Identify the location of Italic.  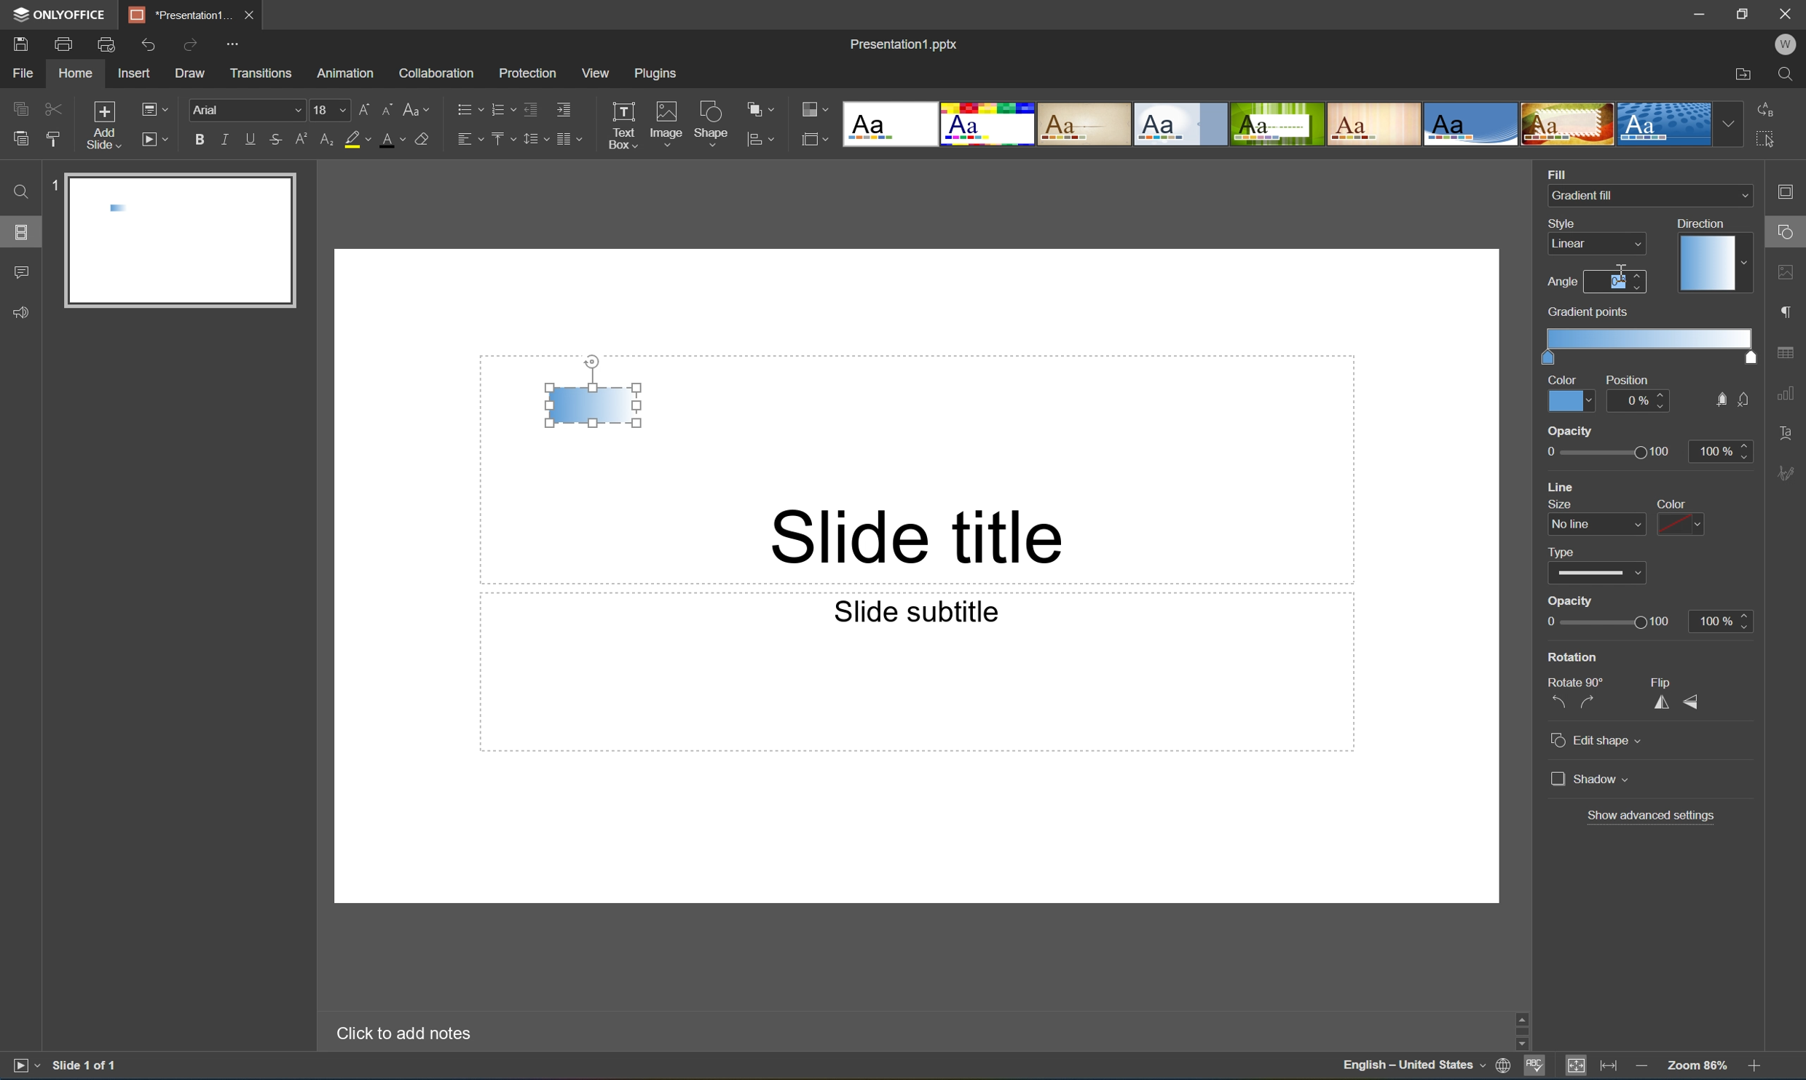
(224, 140).